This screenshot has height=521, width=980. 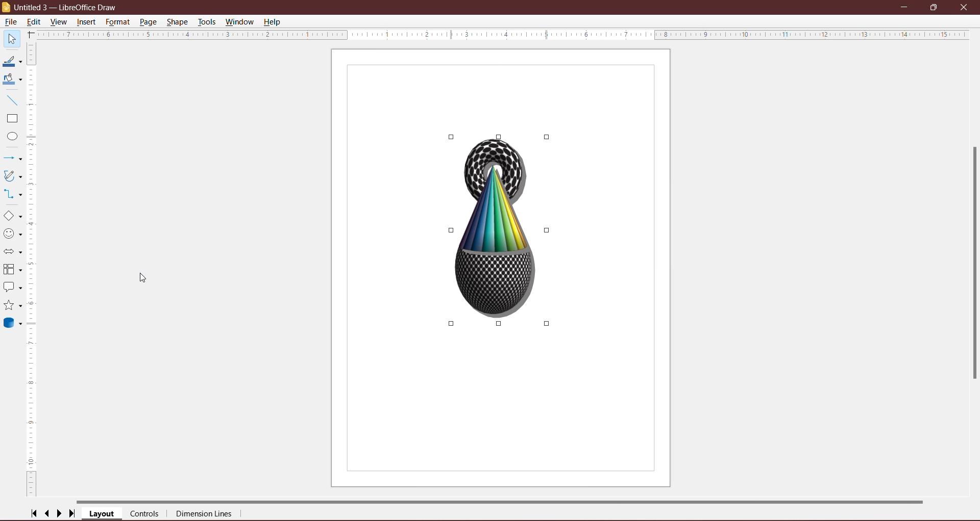 What do you see at coordinates (32, 271) in the screenshot?
I see `Vertical Ruler` at bounding box center [32, 271].